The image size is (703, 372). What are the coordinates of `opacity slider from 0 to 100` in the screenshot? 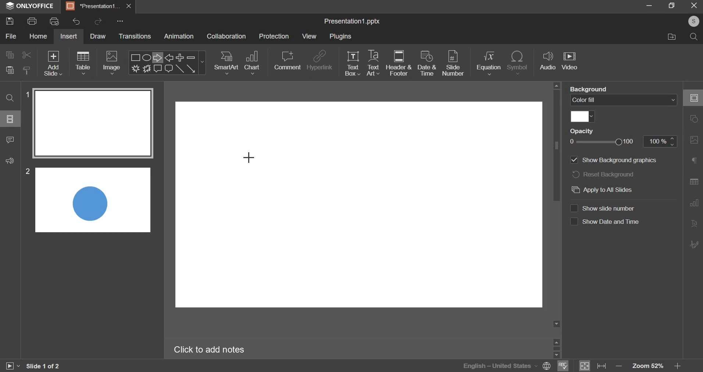 It's located at (624, 142).